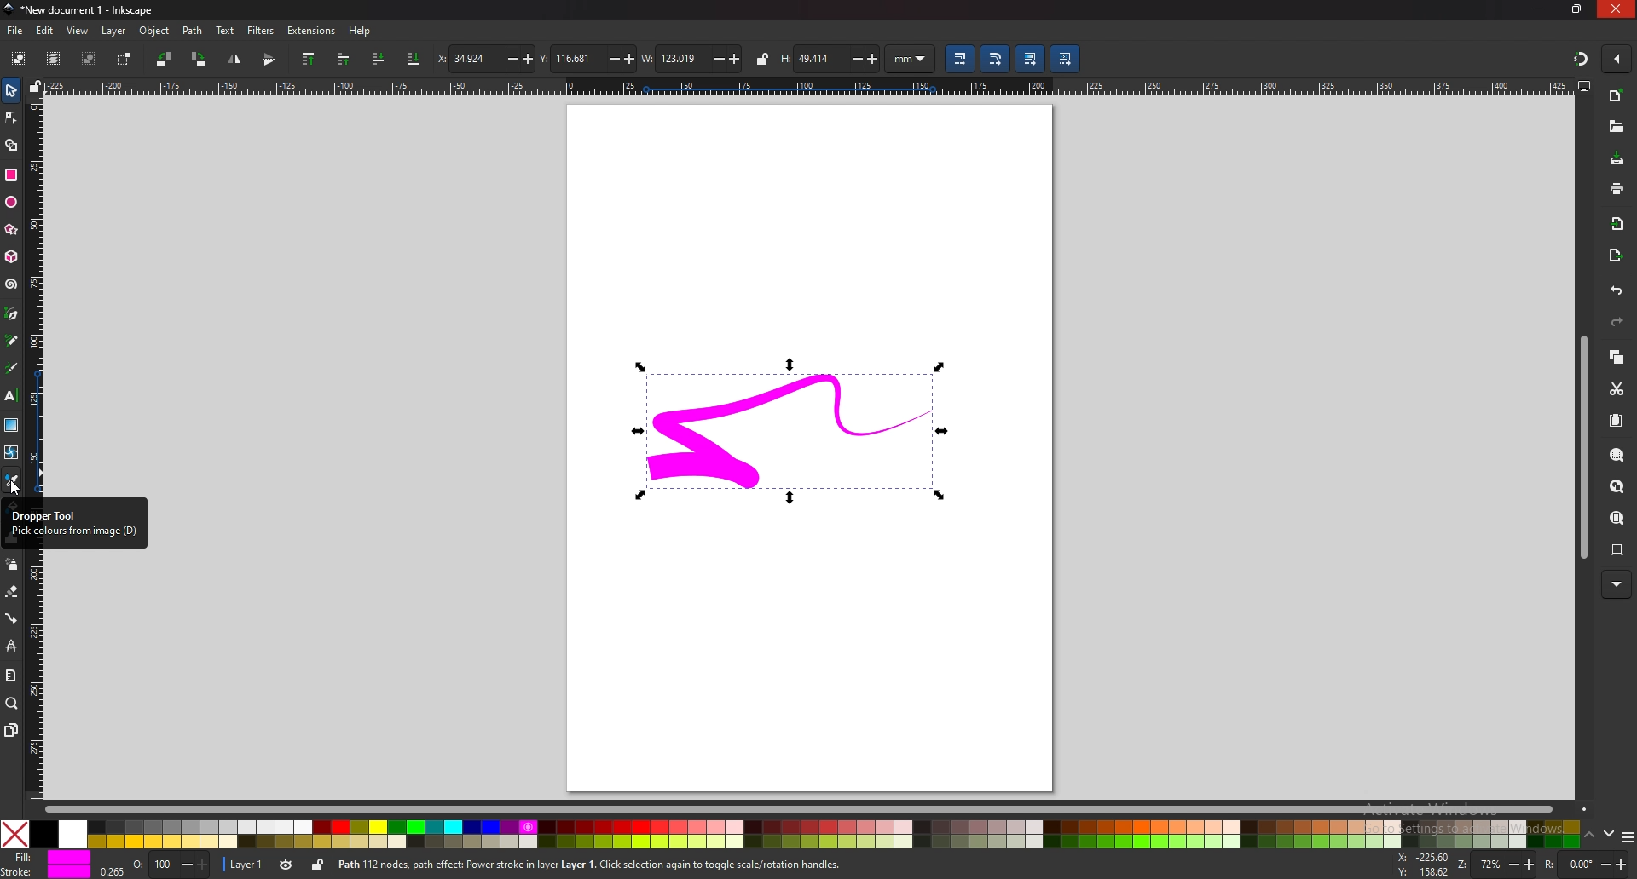 This screenshot has width=1637, height=879. I want to click on export, so click(1614, 256).